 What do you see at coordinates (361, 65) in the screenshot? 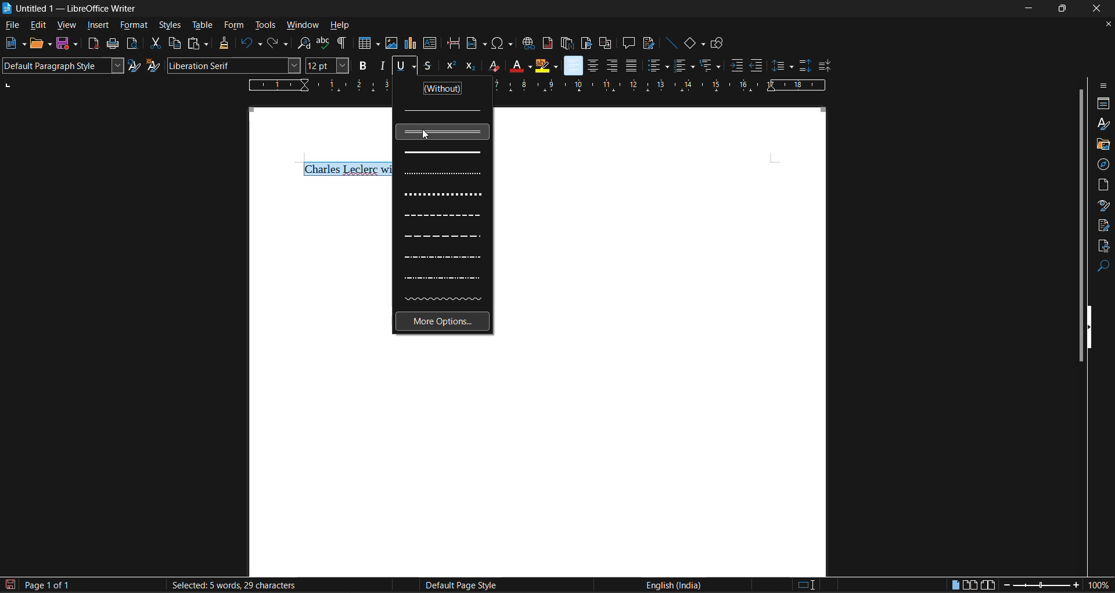
I see `bold` at bounding box center [361, 65].